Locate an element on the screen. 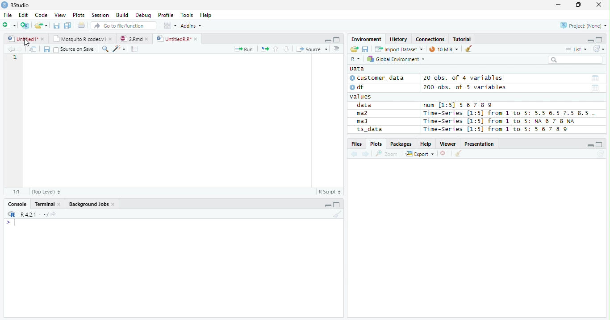 The height and width of the screenshot is (320, 610). Presentation is located at coordinates (480, 144).